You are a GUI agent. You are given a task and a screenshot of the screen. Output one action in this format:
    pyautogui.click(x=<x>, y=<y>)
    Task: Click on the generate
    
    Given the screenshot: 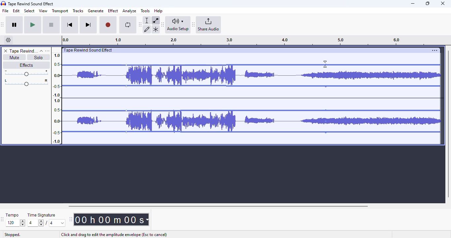 What is the action you would take?
    pyautogui.click(x=96, y=11)
    